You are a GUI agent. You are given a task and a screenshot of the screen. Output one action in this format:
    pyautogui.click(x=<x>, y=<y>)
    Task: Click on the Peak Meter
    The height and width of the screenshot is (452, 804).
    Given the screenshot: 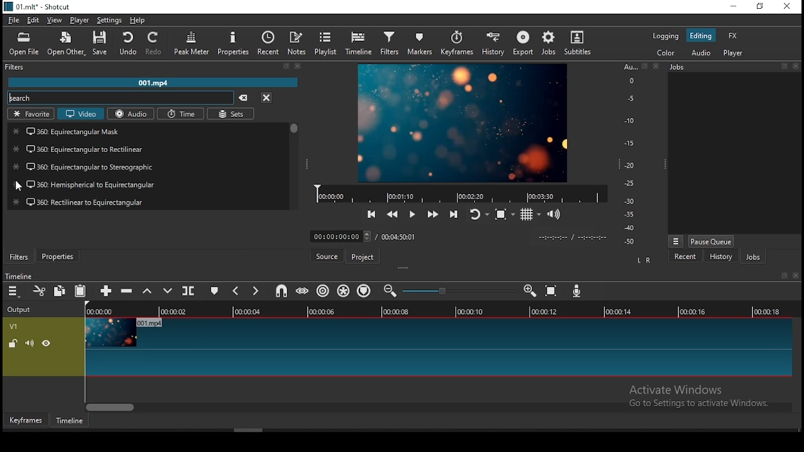 What is the action you would take?
    pyautogui.click(x=193, y=41)
    